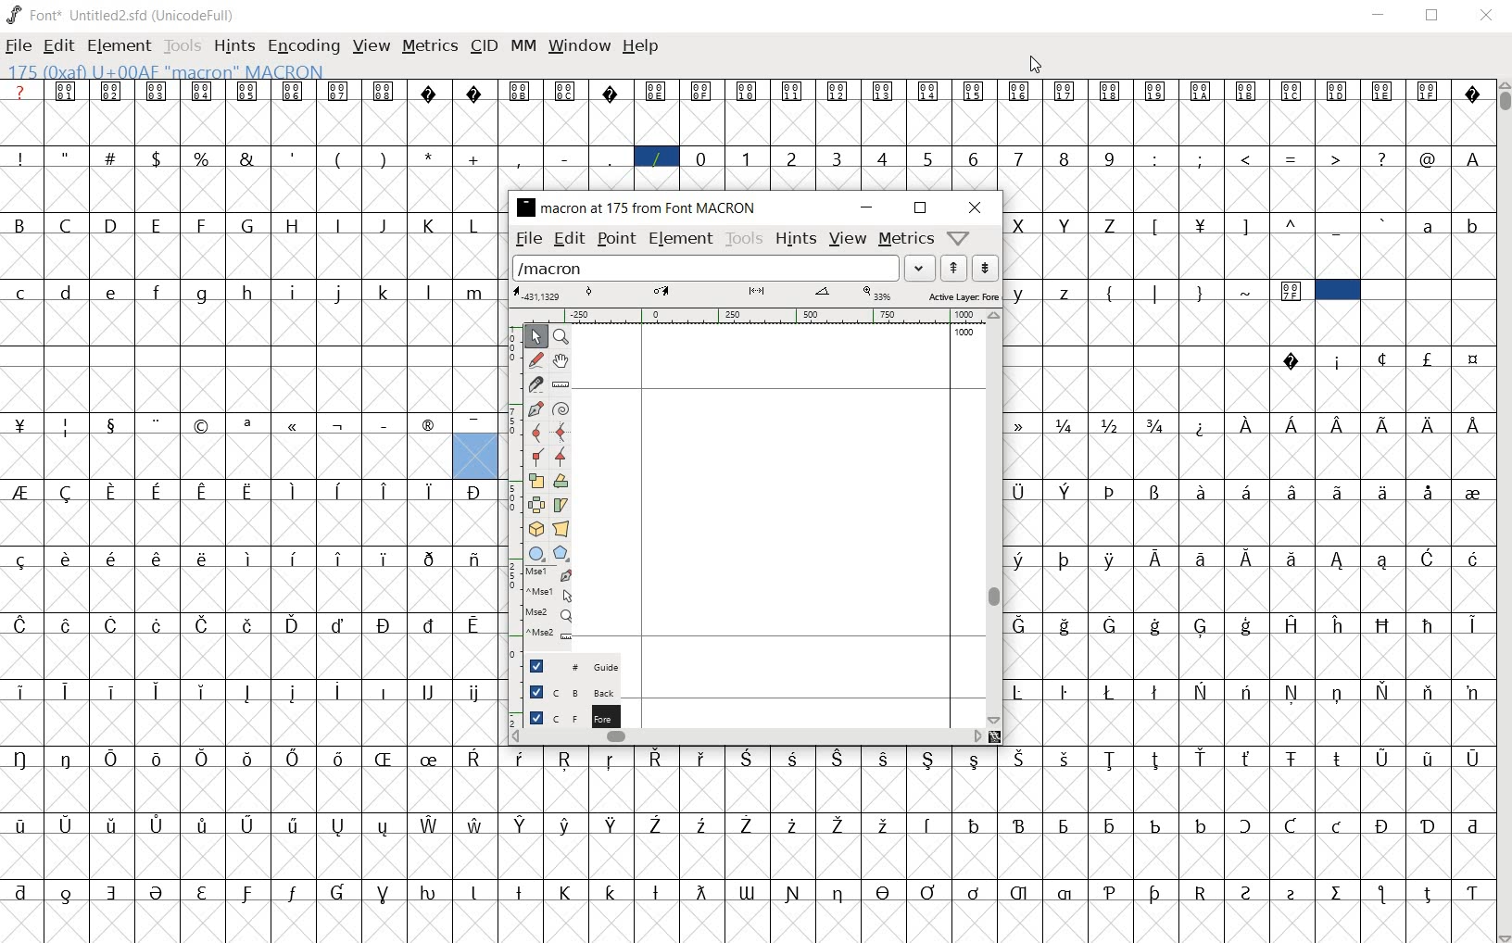 Image resolution: width=1512 pixels, height=943 pixels. I want to click on Symbol, so click(68, 494).